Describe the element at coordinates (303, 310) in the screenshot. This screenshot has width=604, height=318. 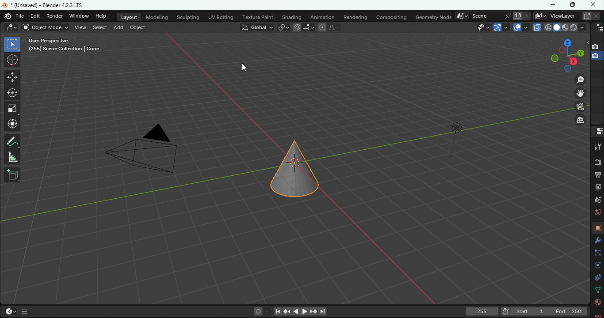
I see `Play animation` at that location.